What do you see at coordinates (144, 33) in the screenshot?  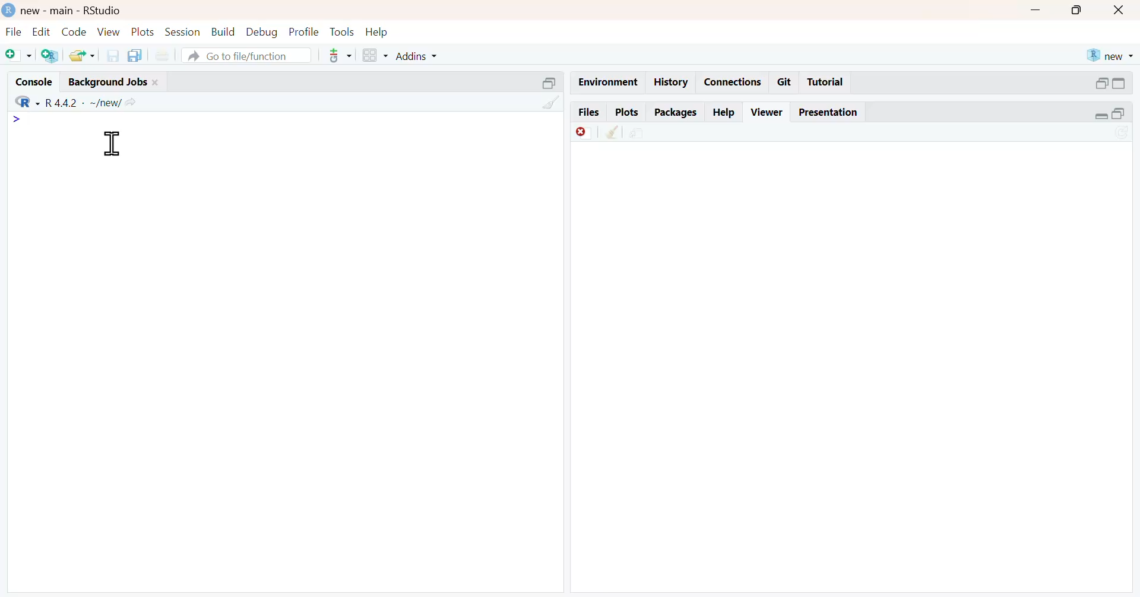 I see `plots` at bounding box center [144, 33].